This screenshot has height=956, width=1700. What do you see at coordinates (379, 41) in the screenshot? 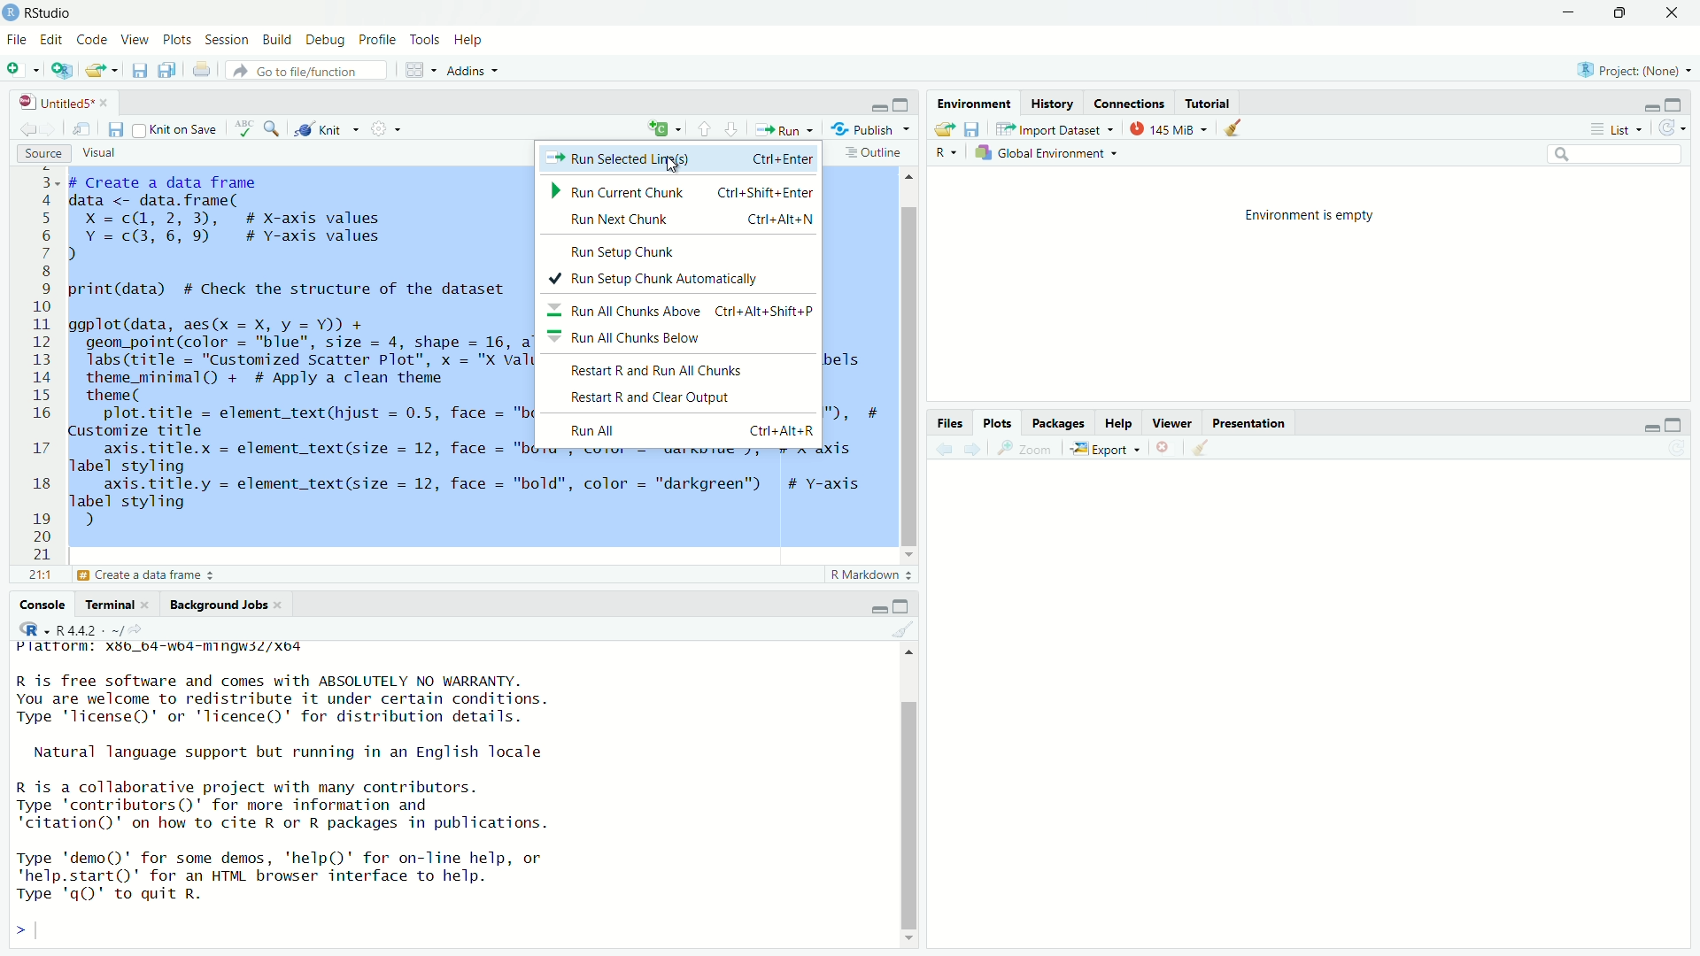
I see `Profile` at bounding box center [379, 41].